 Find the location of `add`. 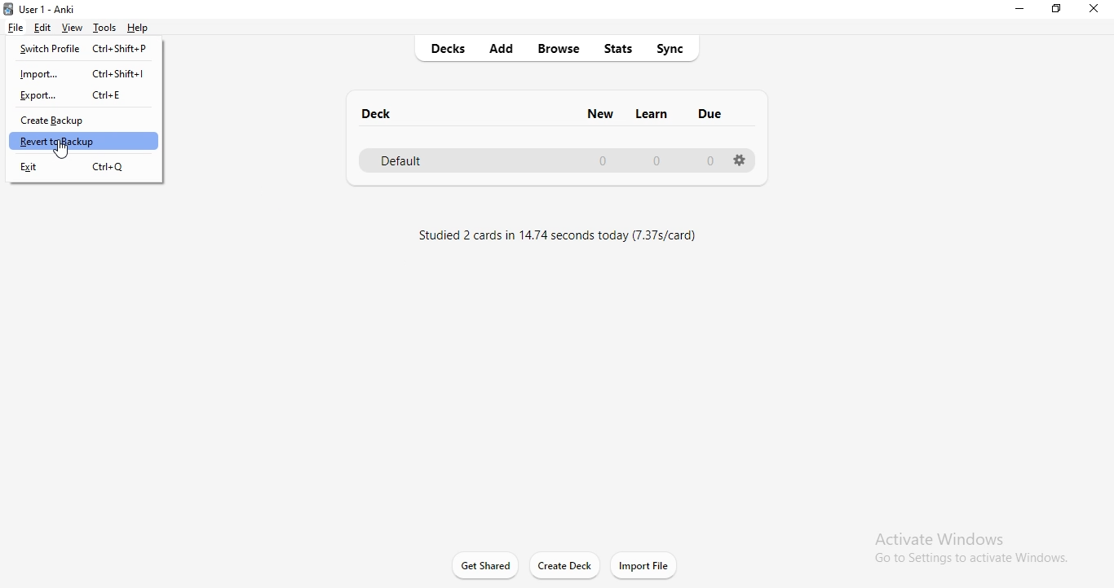

add is located at coordinates (505, 48).